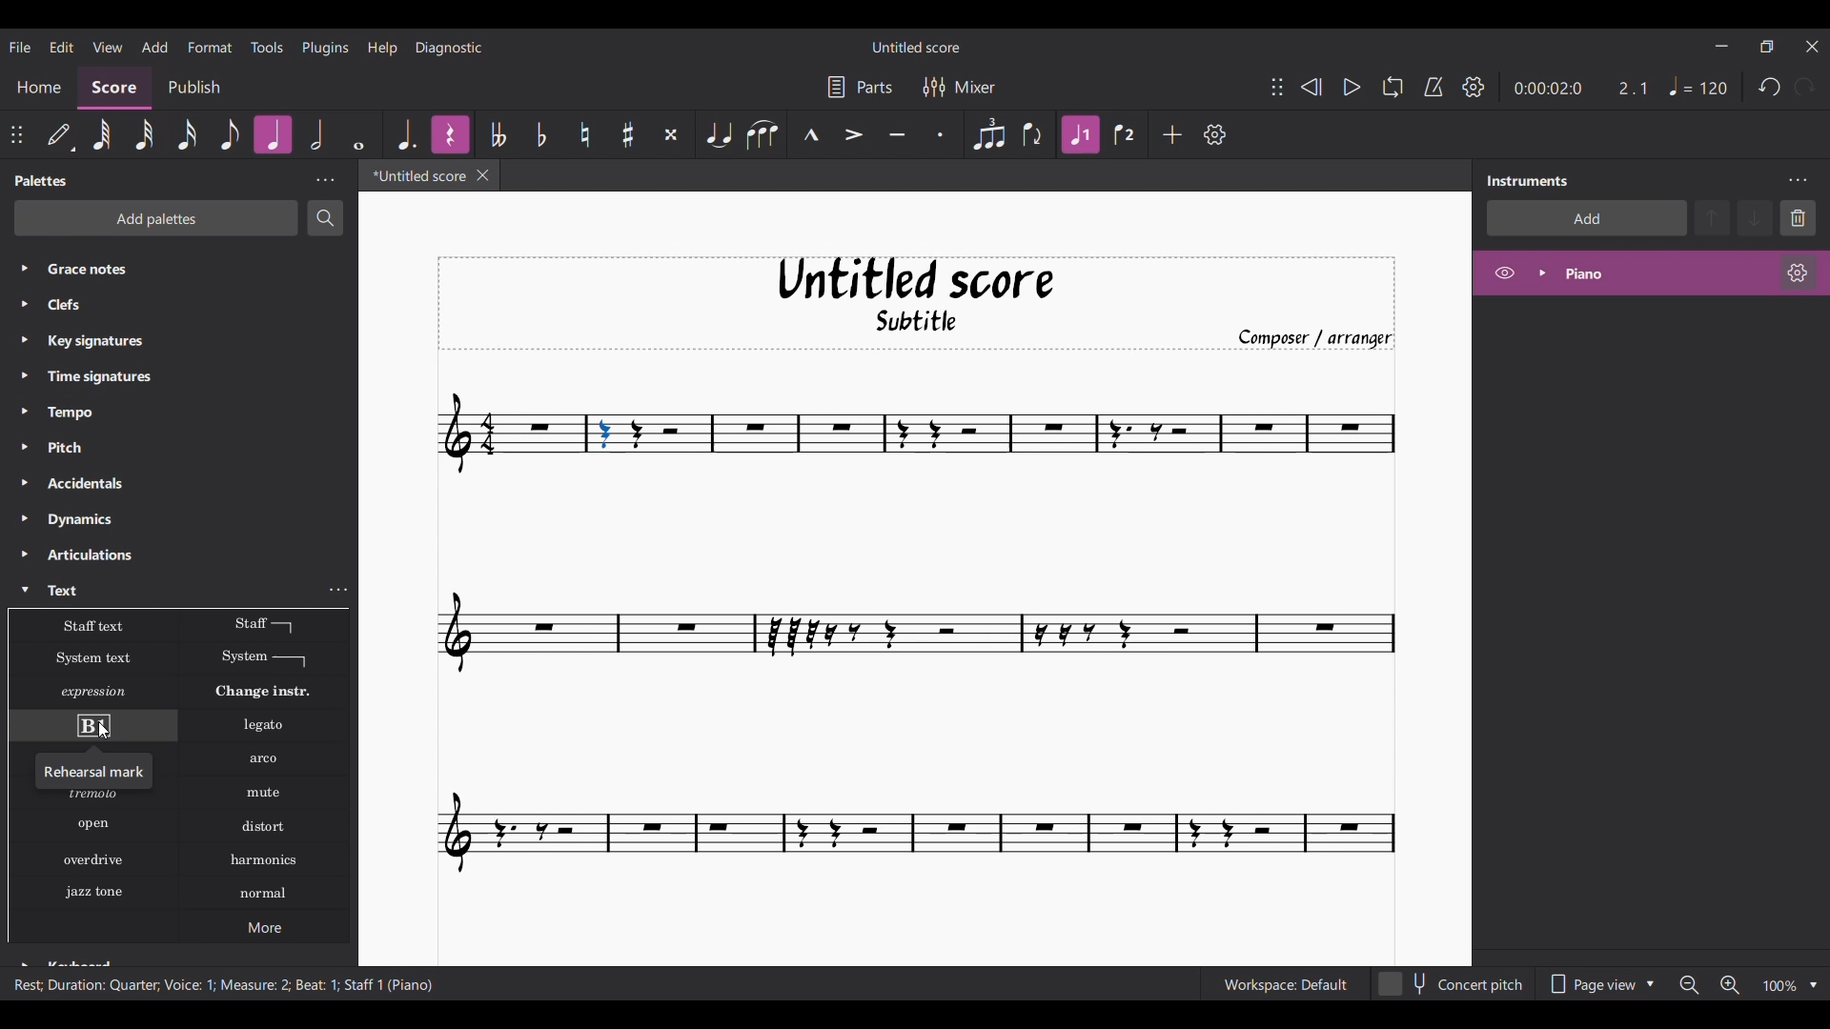  Describe the element at coordinates (43, 180) in the screenshot. I see `Panel title` at that location.